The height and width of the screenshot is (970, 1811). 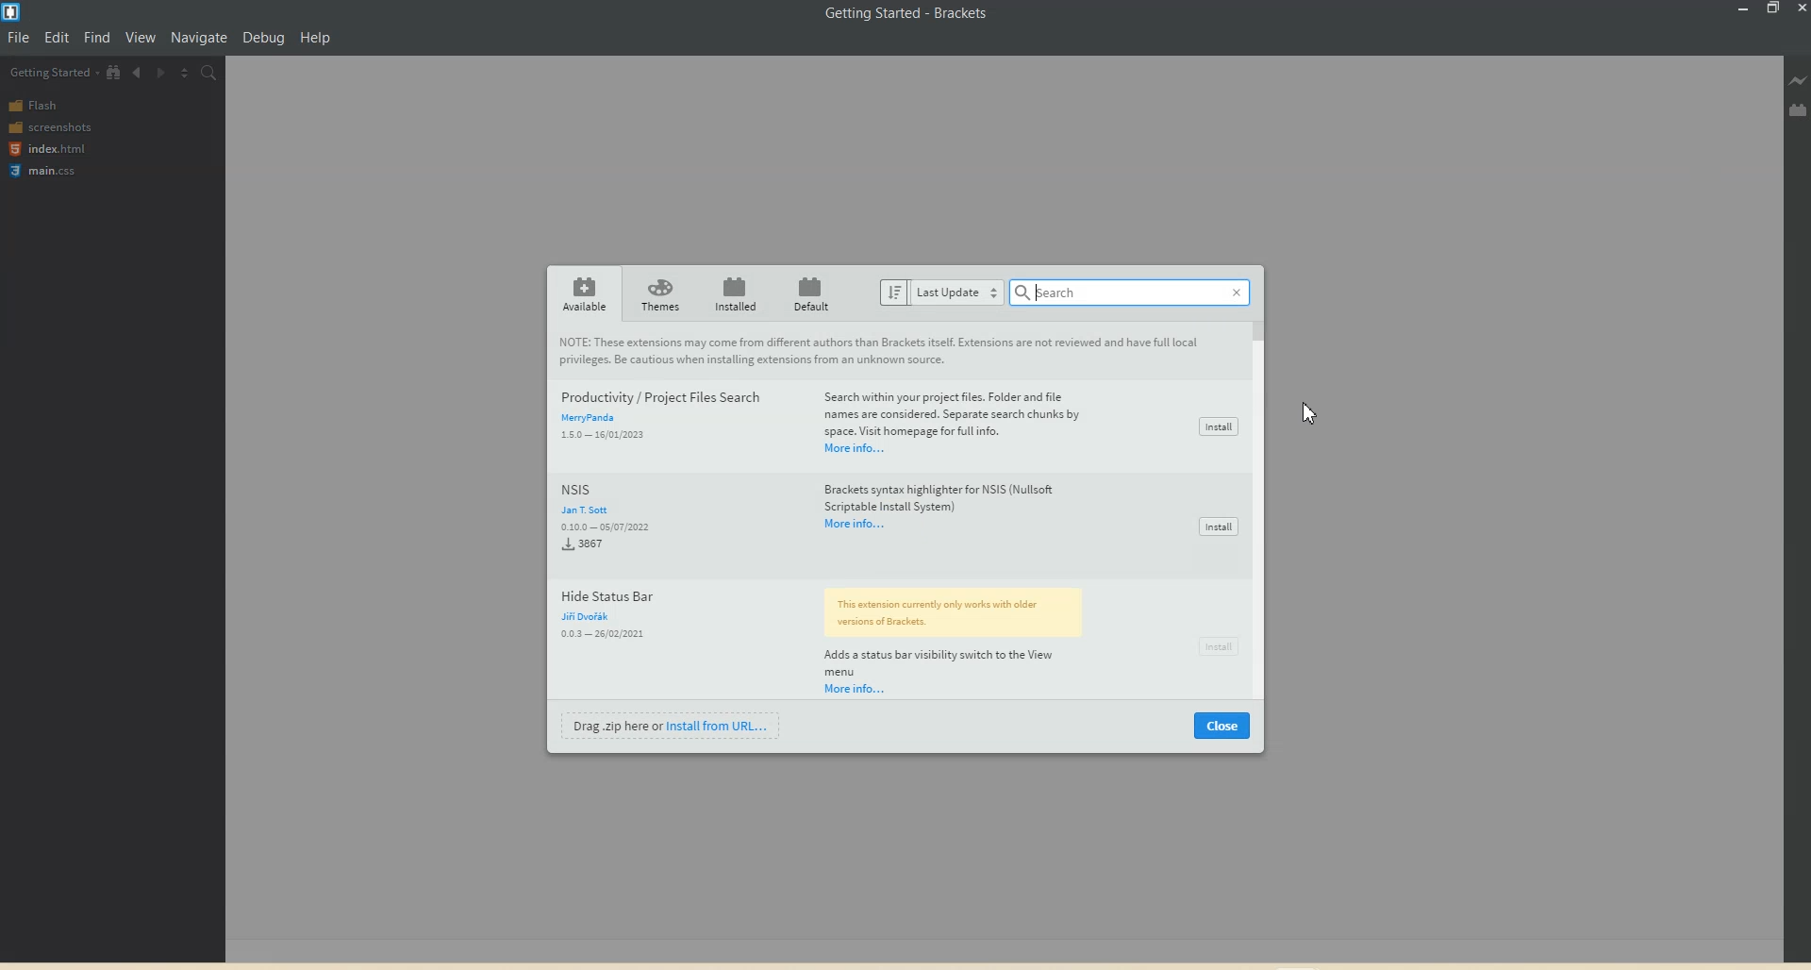 What do you see at coordinates (1799, 109) in the screenshot?
I see `Extension manager` at bounding box center [1799, 109].